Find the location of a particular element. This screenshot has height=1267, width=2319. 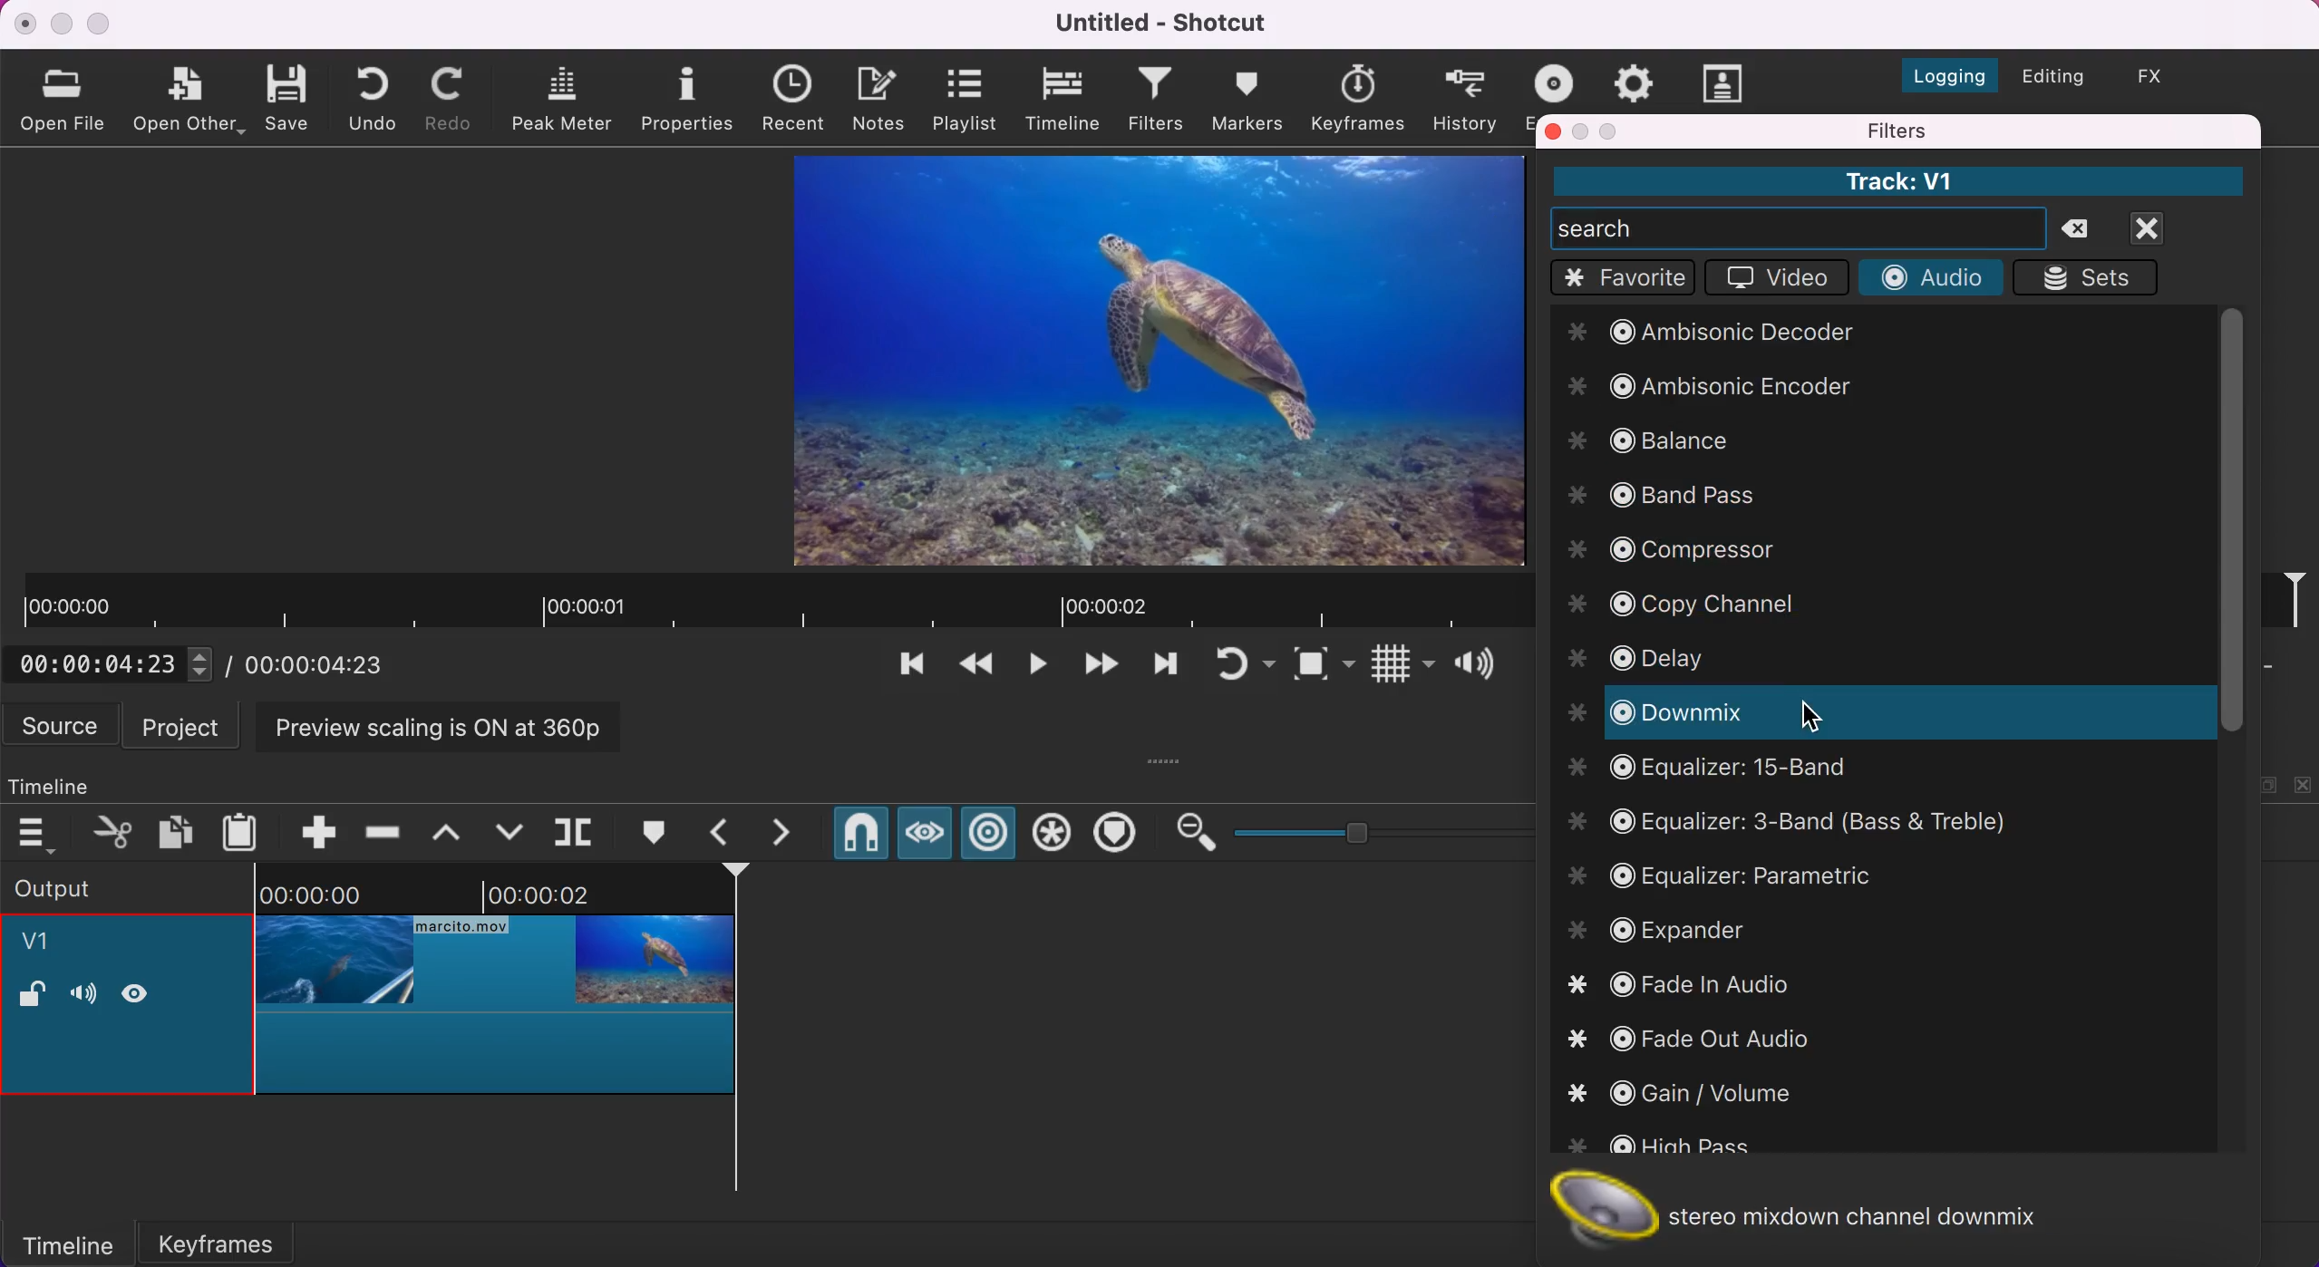

volume is located at coordinates (82, 996).